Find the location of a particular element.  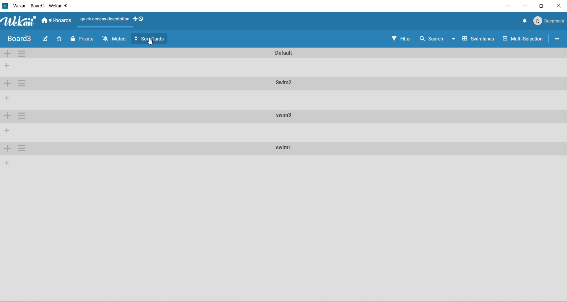

swim3 is located at coordinates (284, 115).